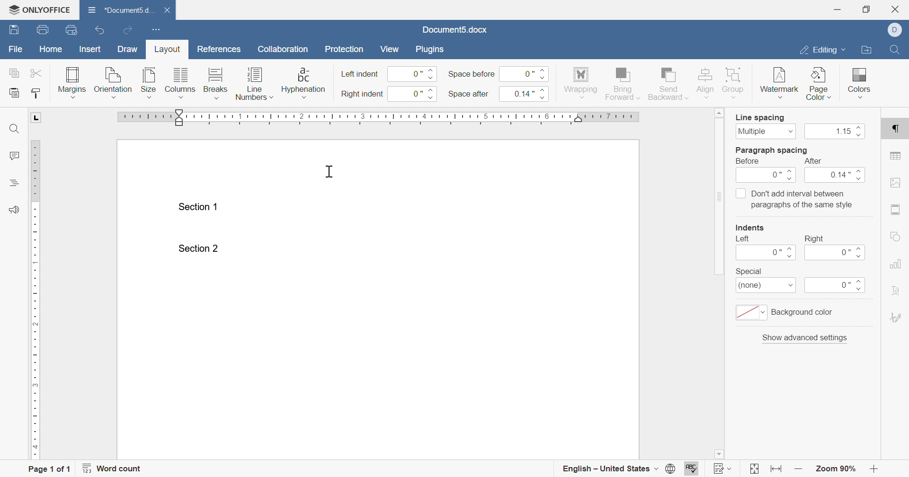 This screenshot has height=477, width=909. What do you see at coordinates (894, 182) in the screenshot?
I see `image settings` at bounding box center [894, 182].